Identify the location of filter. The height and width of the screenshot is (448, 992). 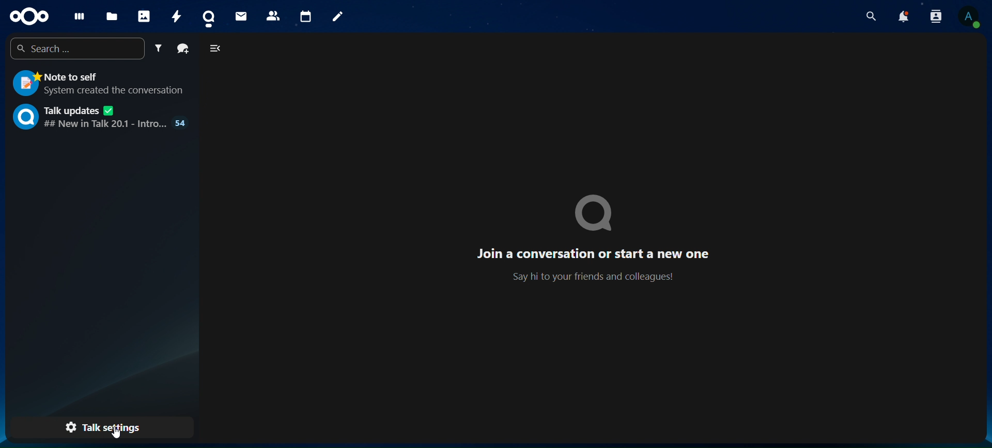
(159, 49).